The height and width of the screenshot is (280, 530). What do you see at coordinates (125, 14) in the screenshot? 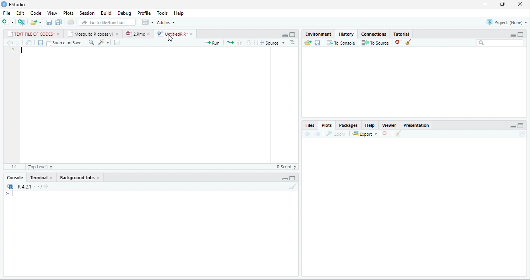
I see `Debug` at bounding box center [125, 14].